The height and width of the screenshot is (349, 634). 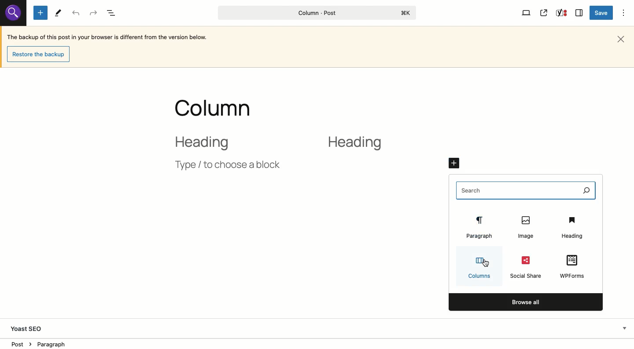 I want to click on Document overview, so click(x=113, y=14).